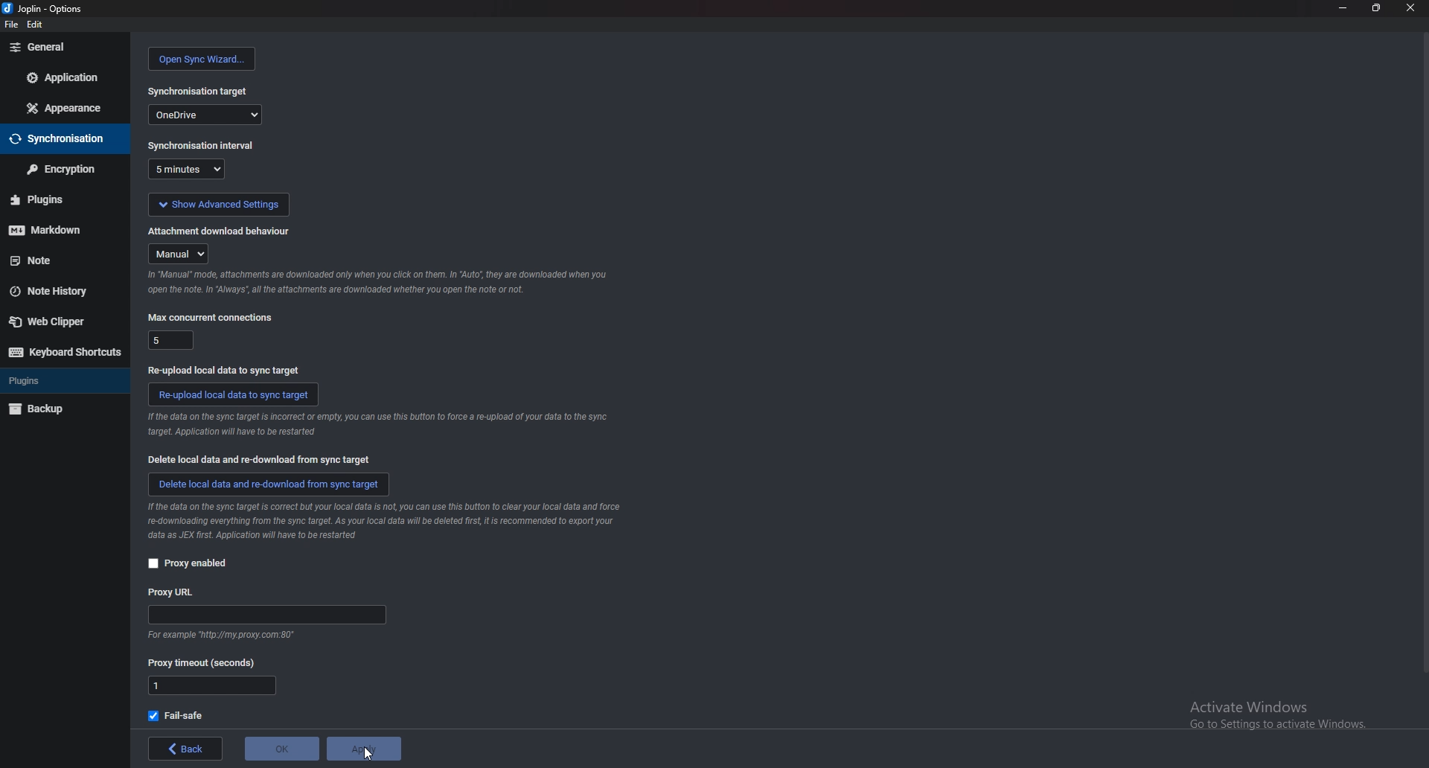  Describe the element at coordinates (229, 370) in the screenshot. I see `re upload local data to sync target` at that location.